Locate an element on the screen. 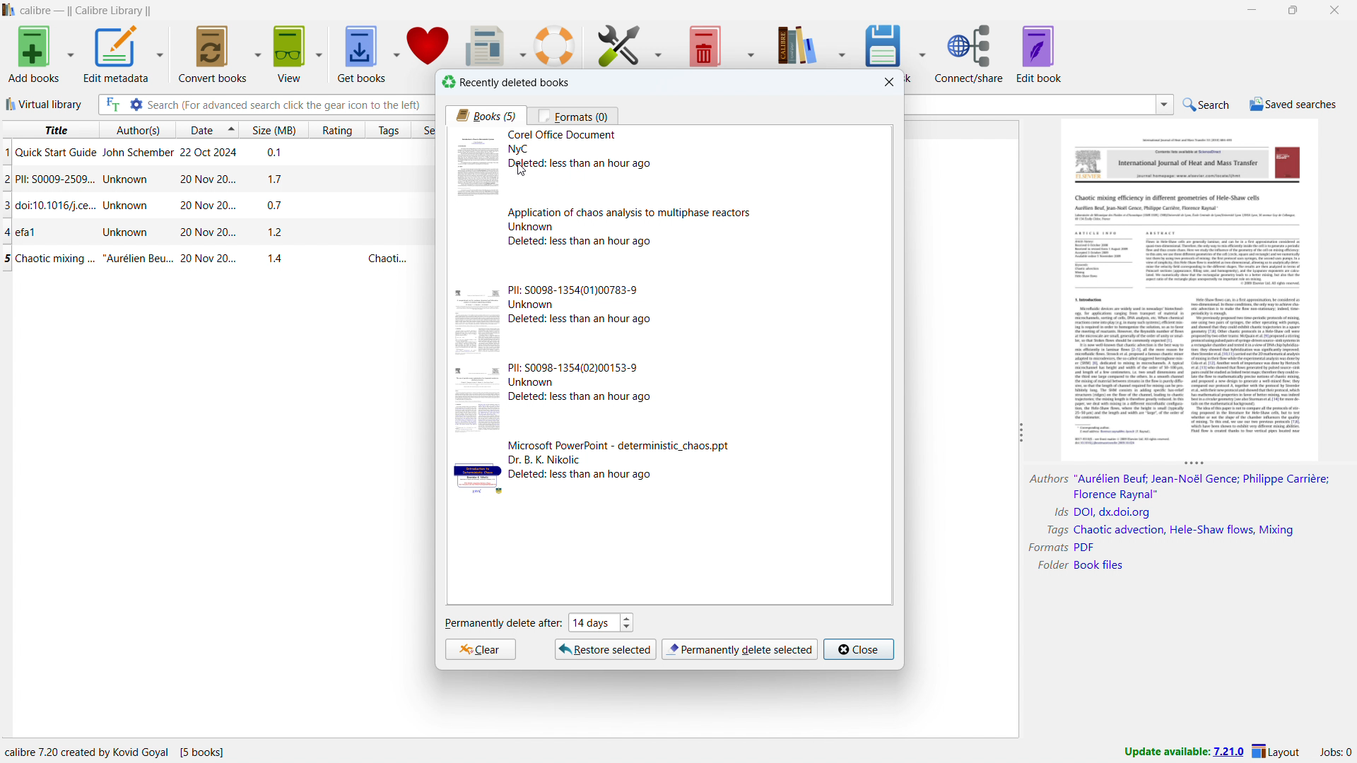 The width and height of the screenshot is (1357, 763). remove books is located at coordinates (703, 45).